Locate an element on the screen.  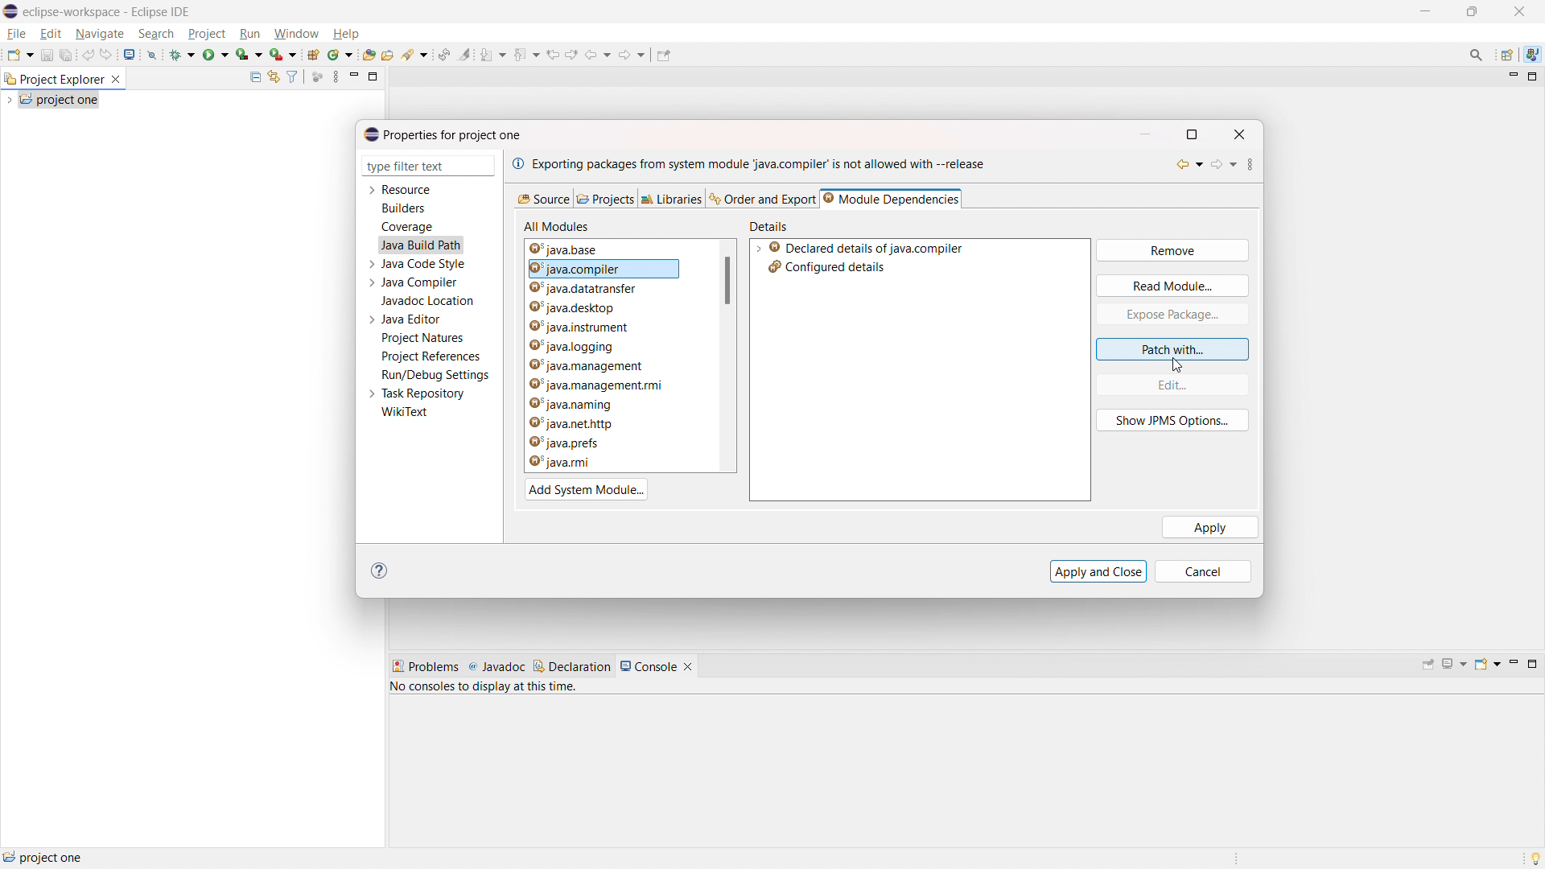
cursor  is located at coordinates (1176, 366).